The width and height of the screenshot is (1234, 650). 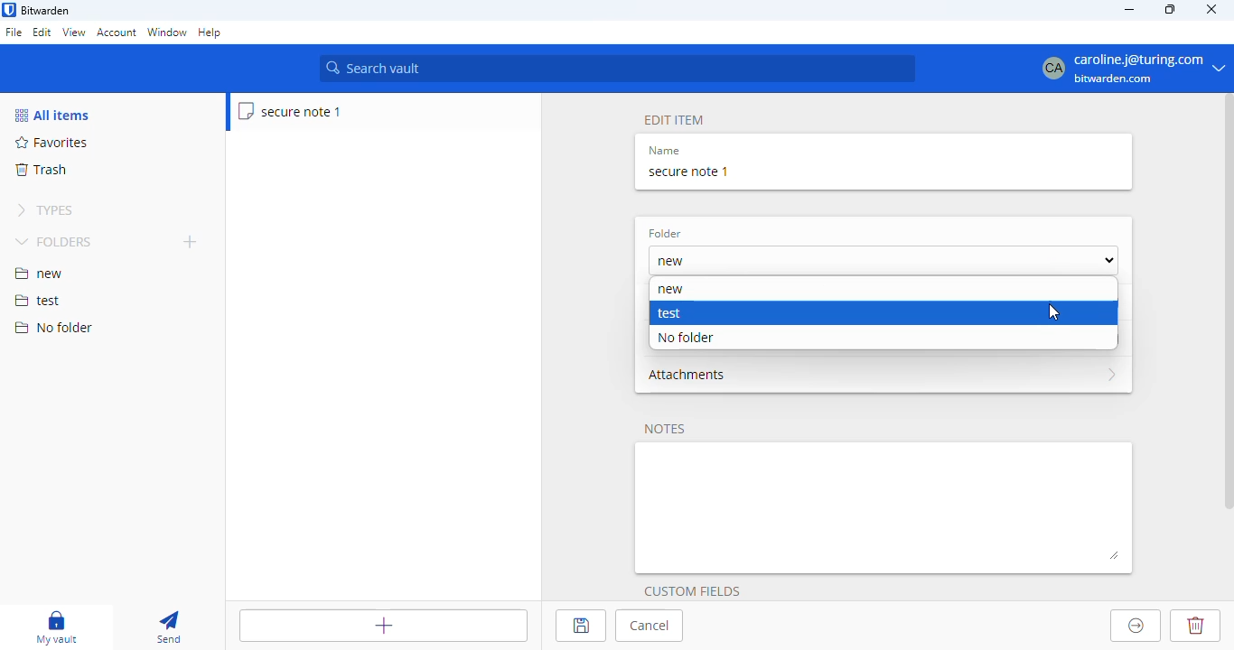 I want to click on trash, so click(x=40, y=170).